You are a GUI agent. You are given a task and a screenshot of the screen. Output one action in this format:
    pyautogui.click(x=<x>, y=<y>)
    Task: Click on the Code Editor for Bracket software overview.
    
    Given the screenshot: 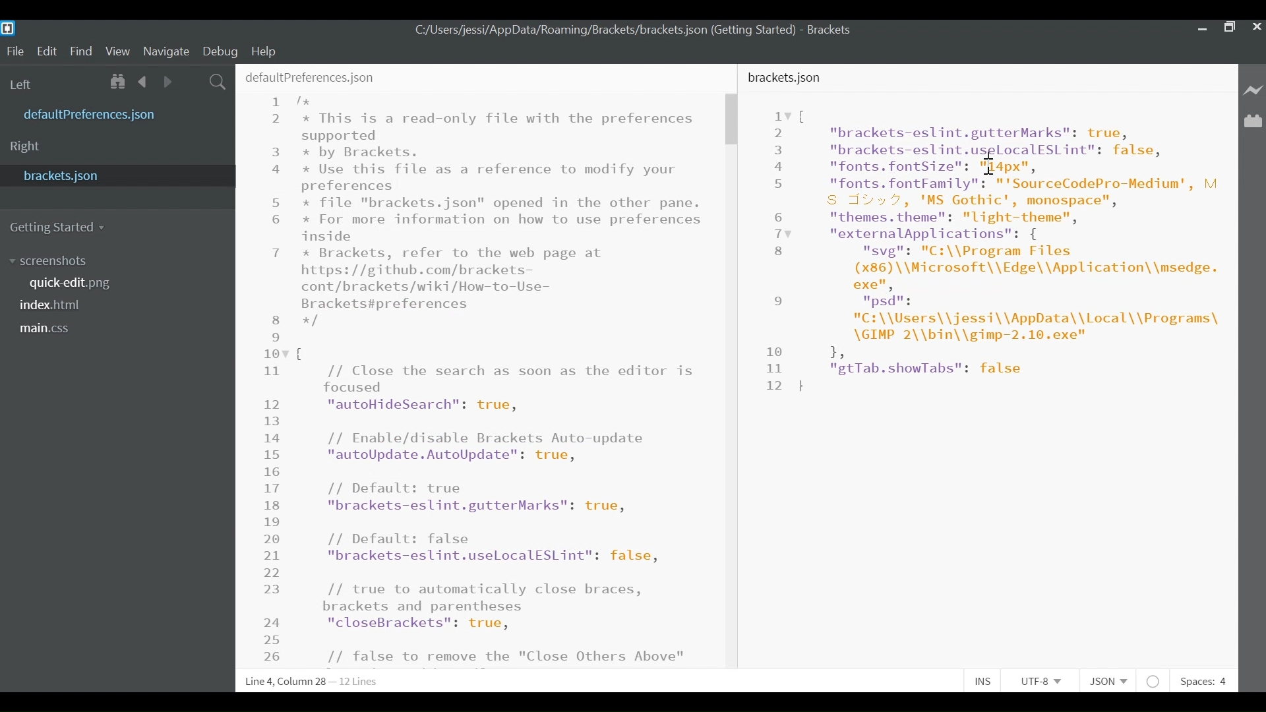 What is the action you would take?
    pyautogui.click(x=1014, y=251)
    